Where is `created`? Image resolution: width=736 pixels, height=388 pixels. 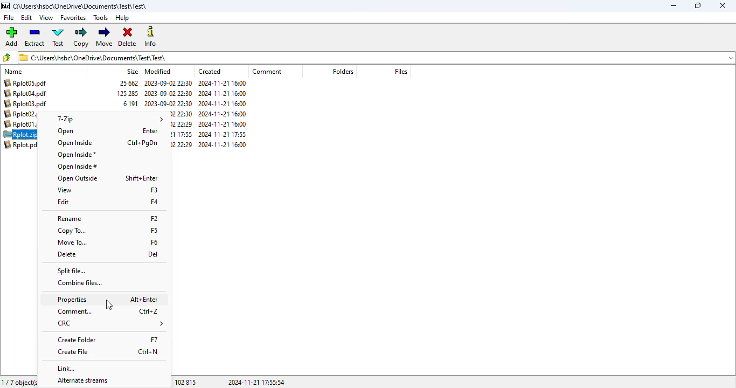
created is located at coordinates (209, 71).